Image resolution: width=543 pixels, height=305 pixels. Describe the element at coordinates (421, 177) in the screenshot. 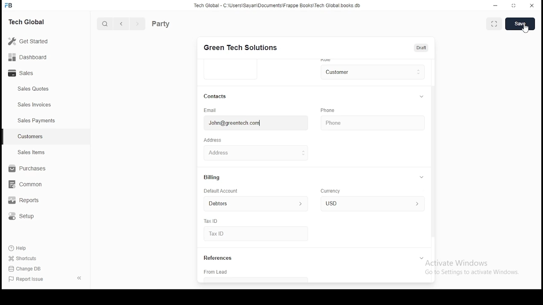

I see `collapse` at that location.